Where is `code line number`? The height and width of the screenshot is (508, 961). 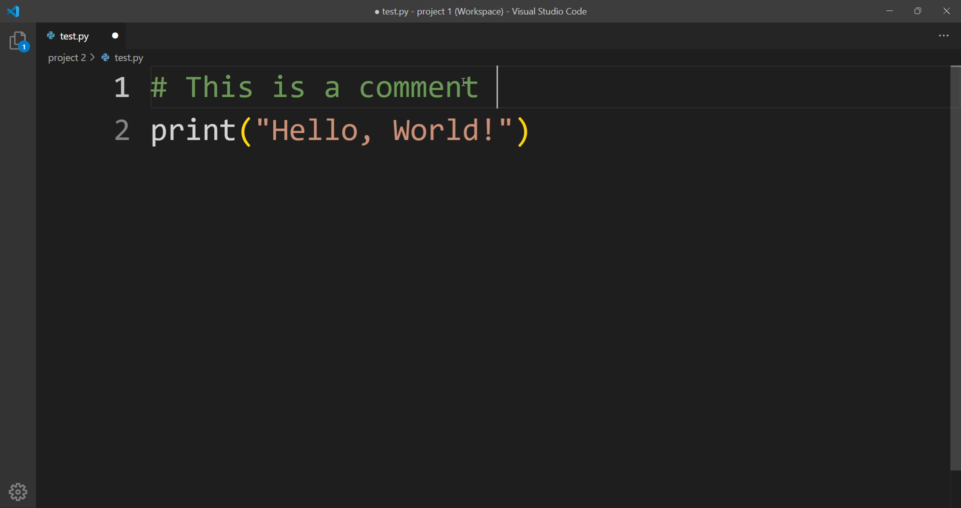
code line number is located at coordinates (116, 112).